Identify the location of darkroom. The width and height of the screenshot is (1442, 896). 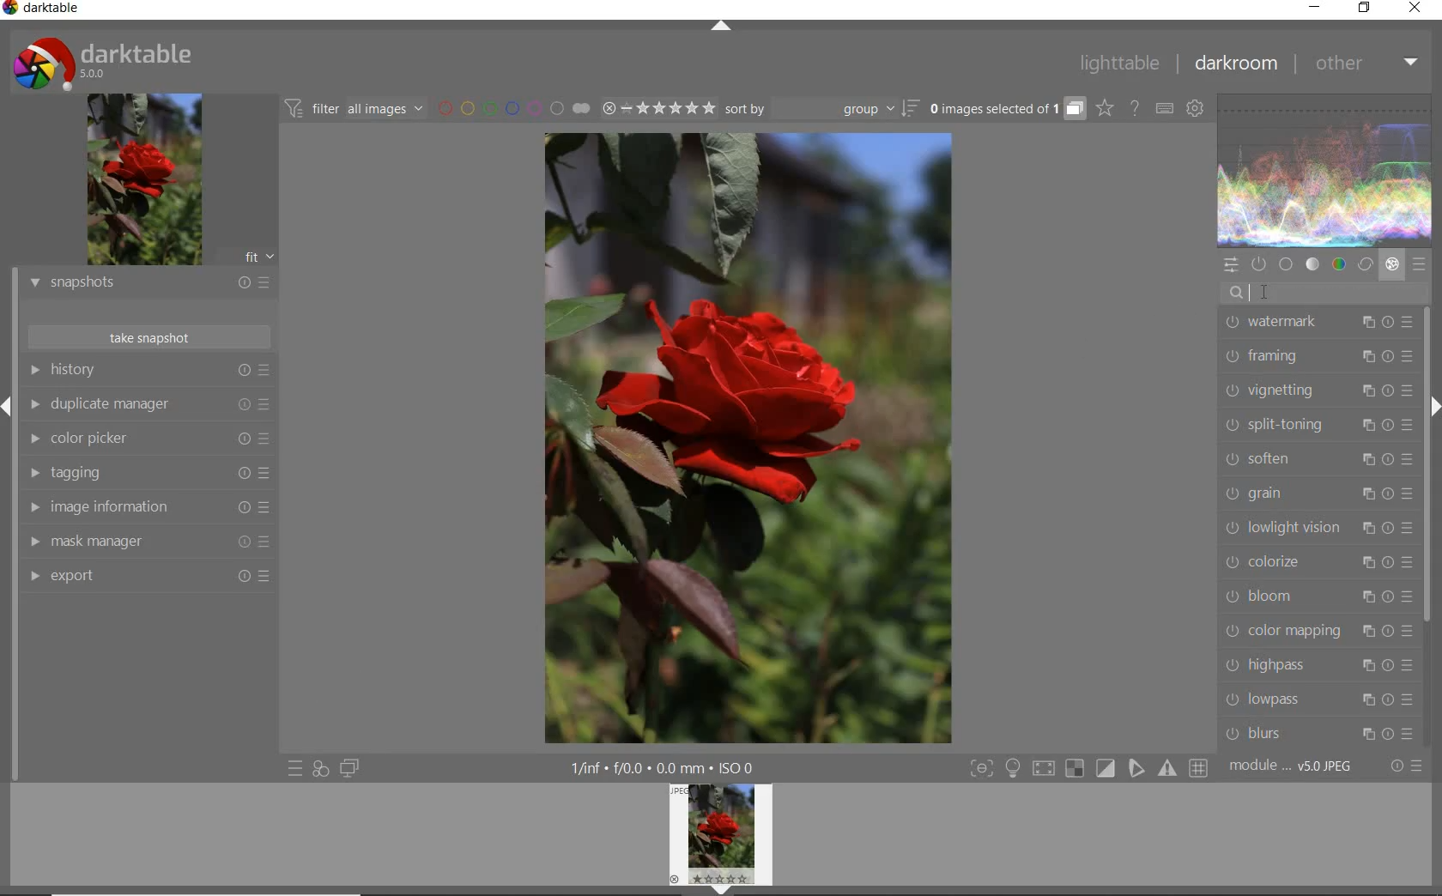
(1235, 66).